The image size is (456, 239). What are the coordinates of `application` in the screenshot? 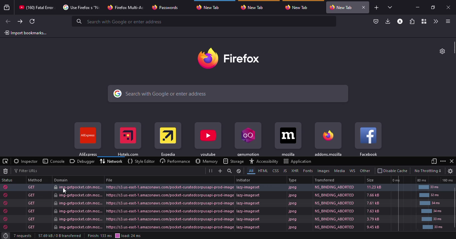 It's located at (297, 161).